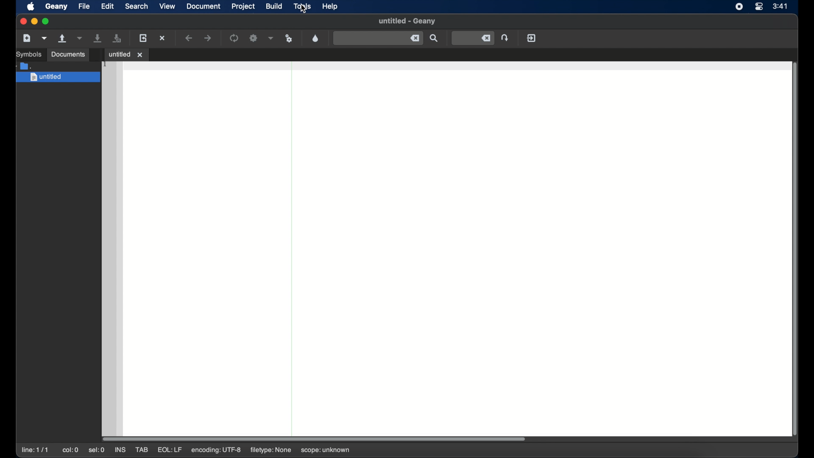 Image resolution: width=814 pixels, height=458 pixels. Describe the element at coordinates (63, 39) in the screenshot. I see `open an existing file` at that location.